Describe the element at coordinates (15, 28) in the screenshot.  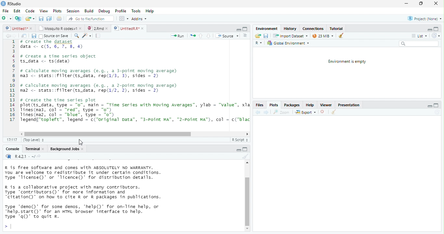
I see `untitled 1` at that location.